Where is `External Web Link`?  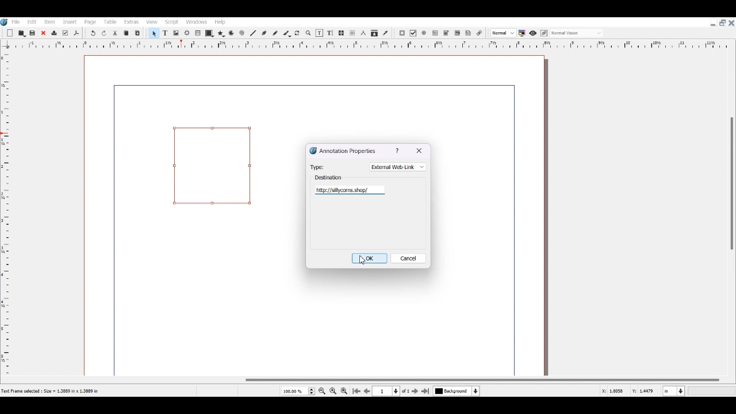
External Web Link is located at coordinates (398, 167).